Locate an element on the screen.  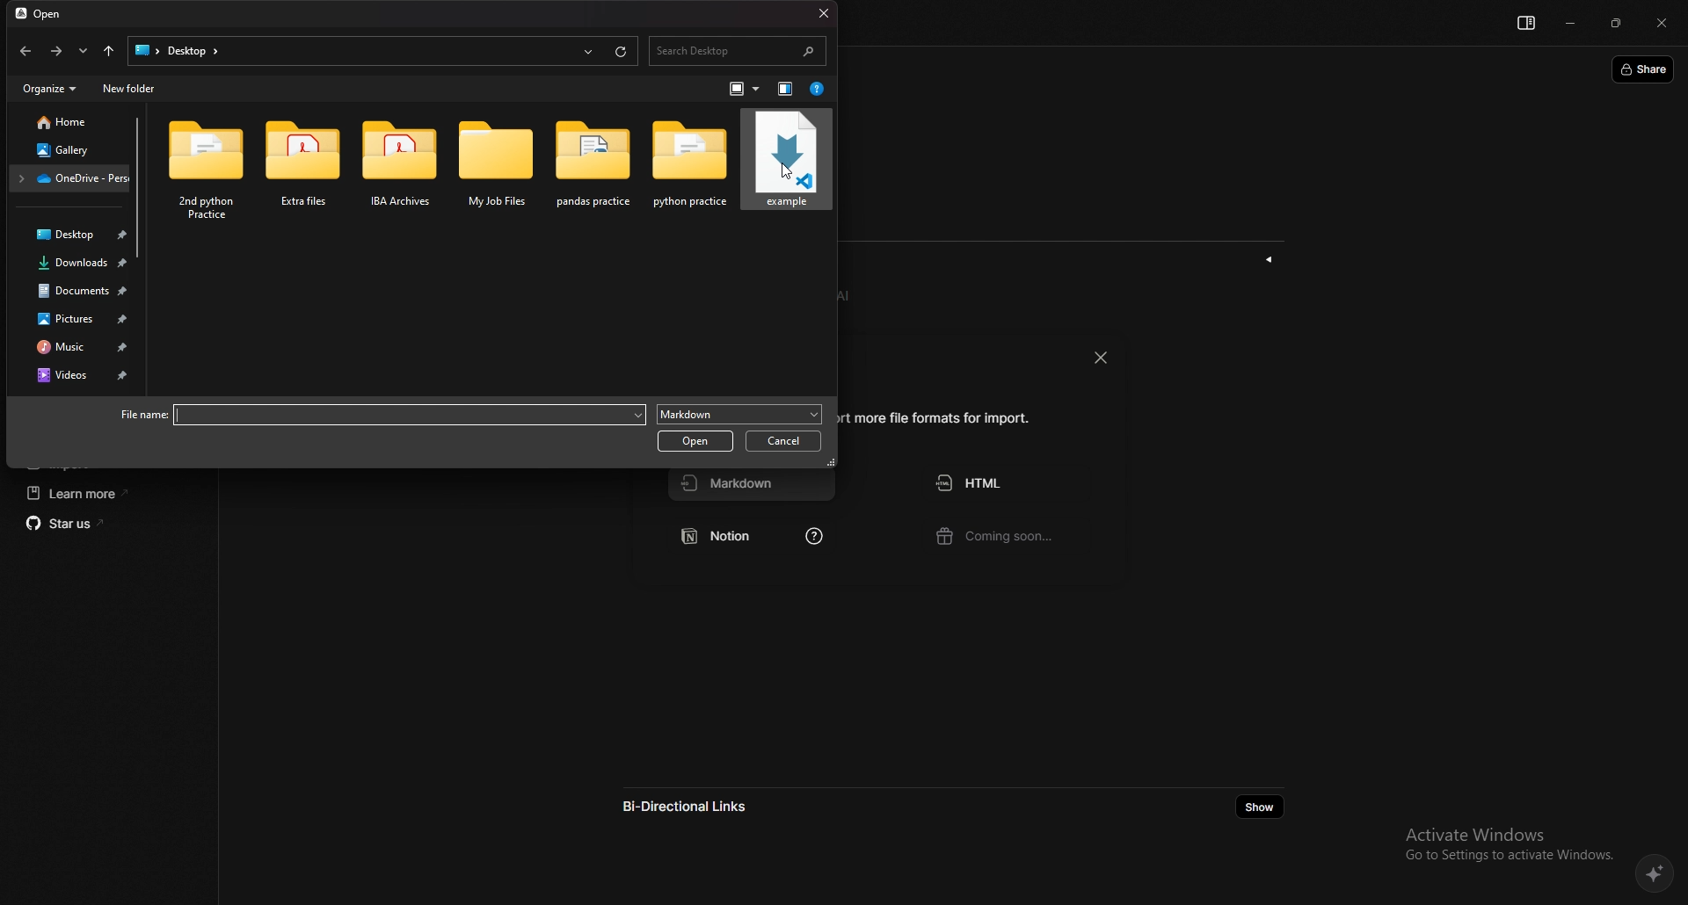
home is located at coordinates (62, 122).